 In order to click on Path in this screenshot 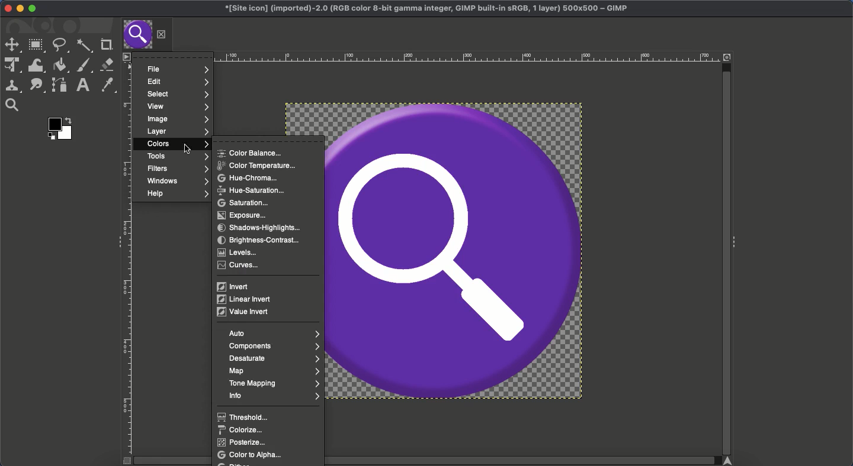, I will do `click(59, 85)`.